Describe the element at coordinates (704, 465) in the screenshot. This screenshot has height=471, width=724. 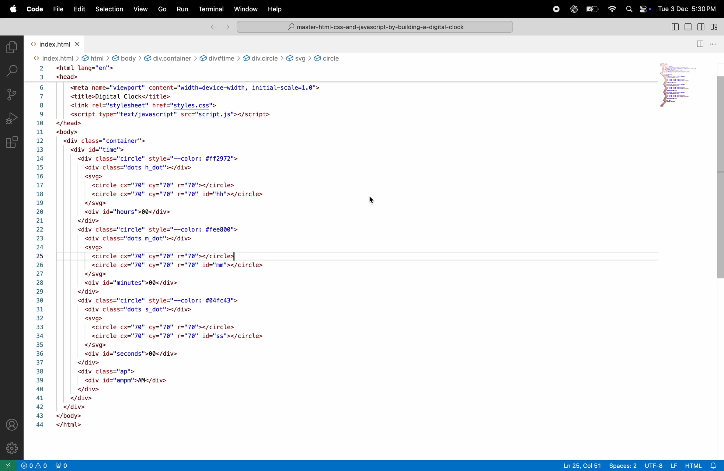
I see `HTML Alert` at that location.